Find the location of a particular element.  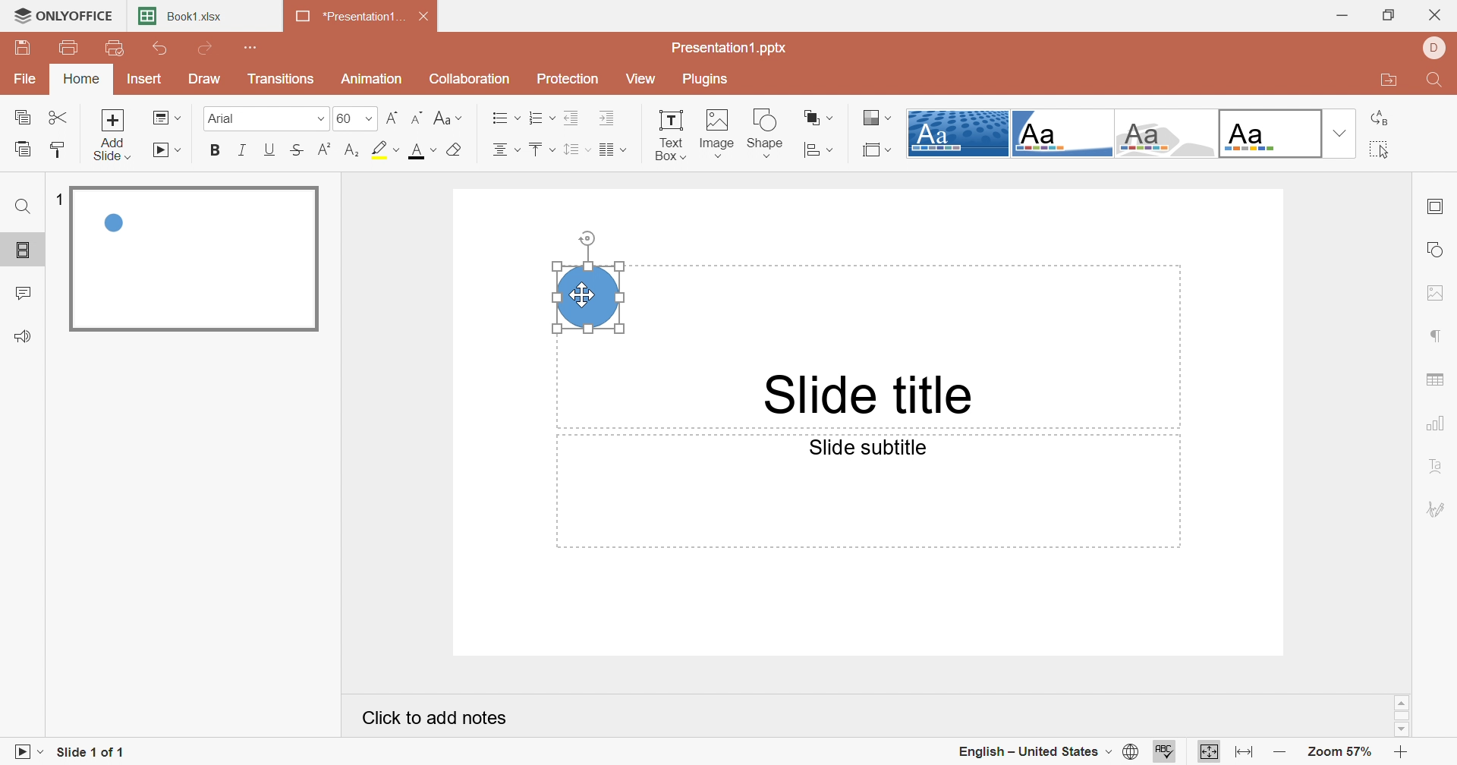

Zoom in is located at coordinates (1402, 754).